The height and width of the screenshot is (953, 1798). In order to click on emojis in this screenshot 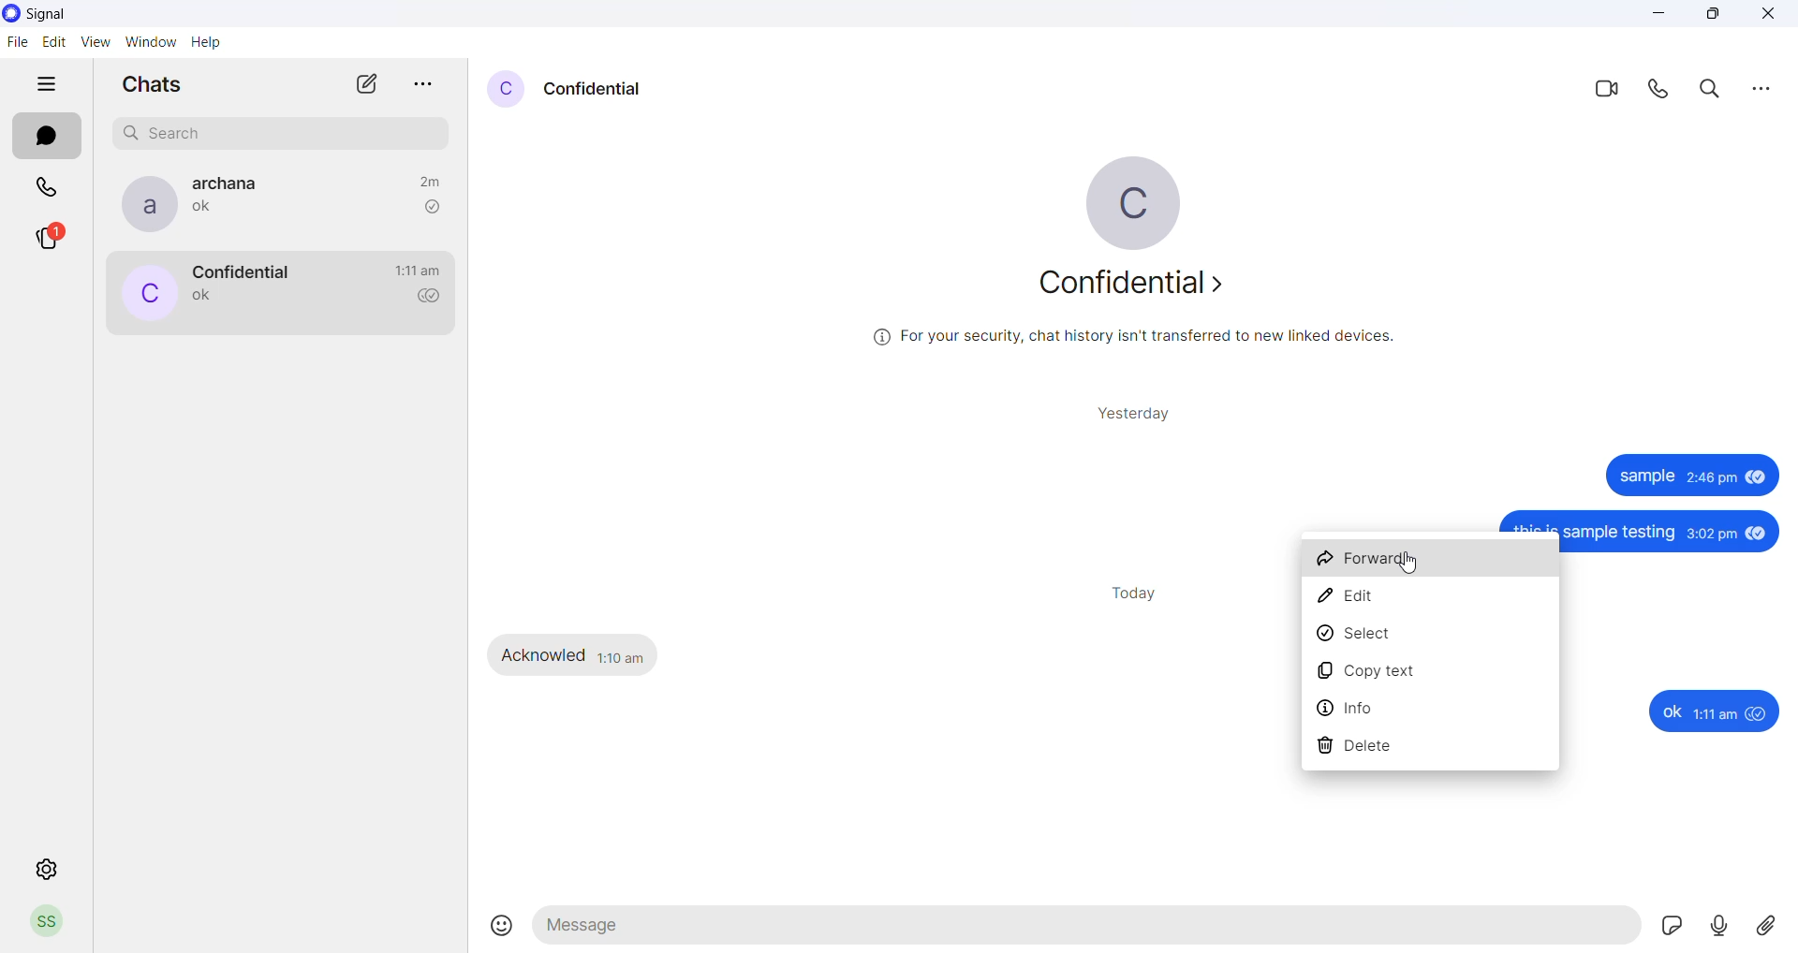, I will do `click(503, 927)`.